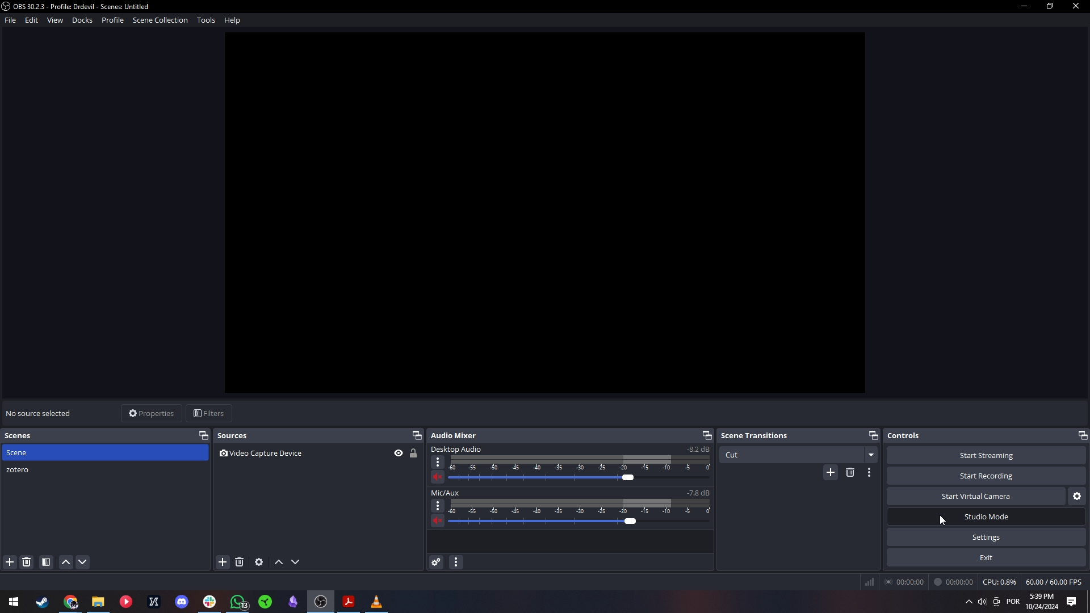 The height and width of the screenshot is (613, 1090). What do you see at coordinates (54, 20) in the screenshot?
I see `View` at bounding box center [54, 20].